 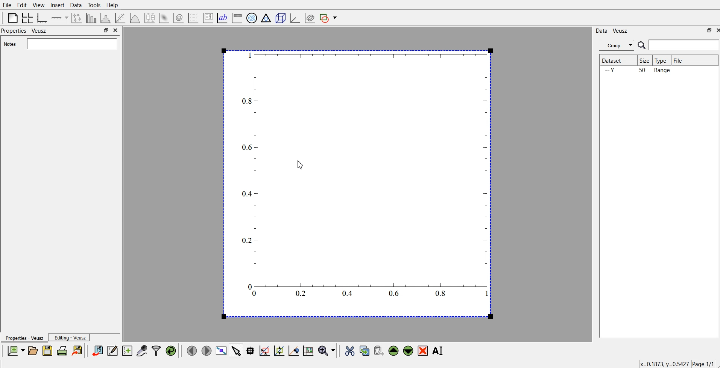 What do you see at coordinates (34, 351) in the screenshot?
I see `open document` at bounding box center [34, 351].